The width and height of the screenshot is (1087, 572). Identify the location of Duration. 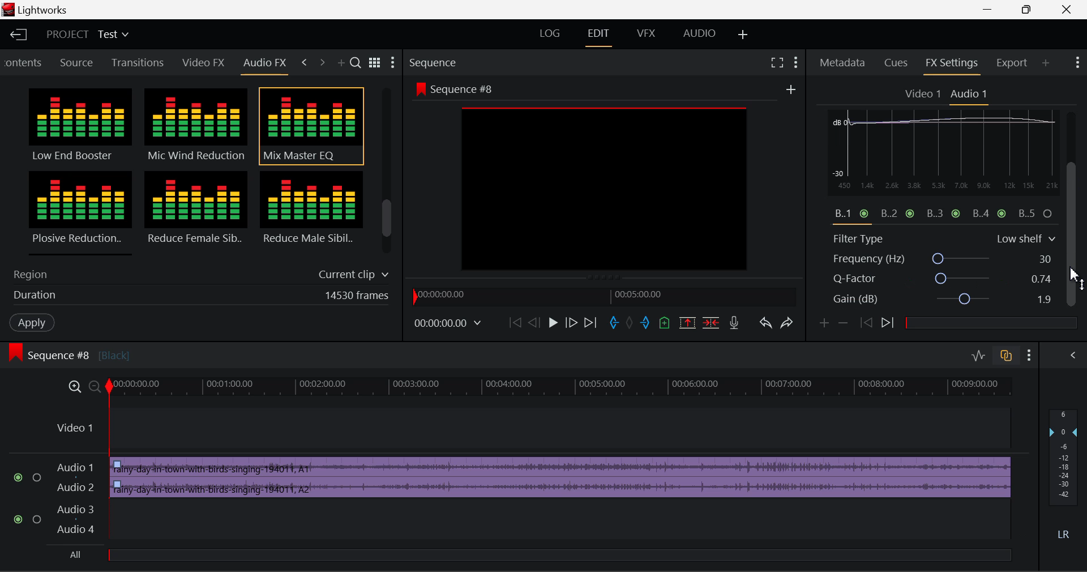
(198, 297).